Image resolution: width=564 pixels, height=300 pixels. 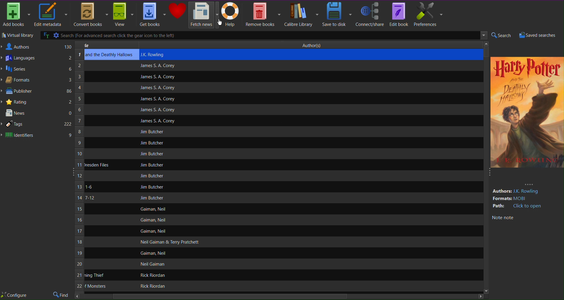 I want to click on Rick Riordan, so click(x=152, y=286).